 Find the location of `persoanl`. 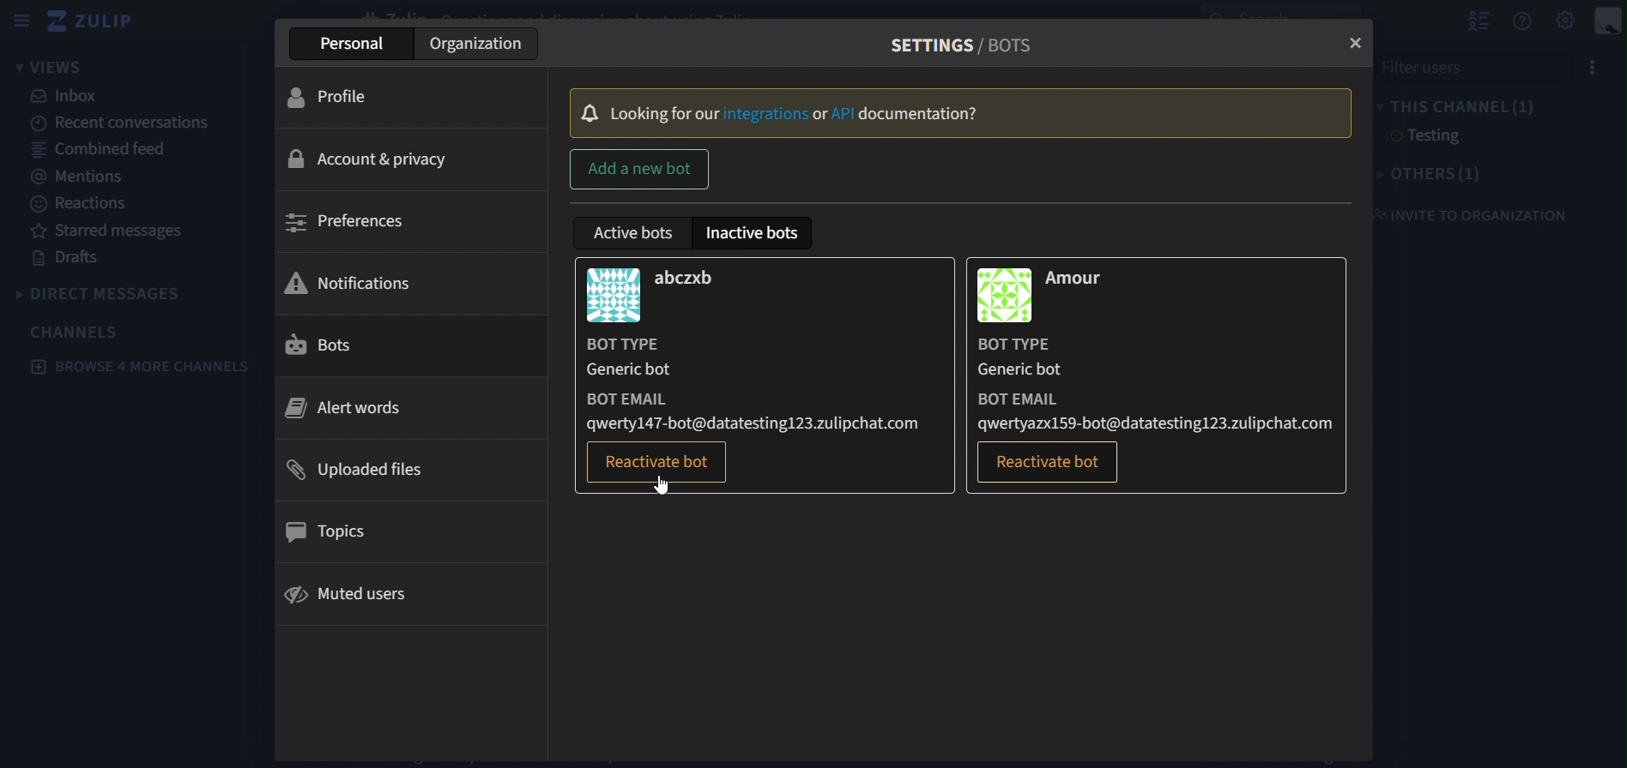

persoanl is located at coordinates (355, 42).